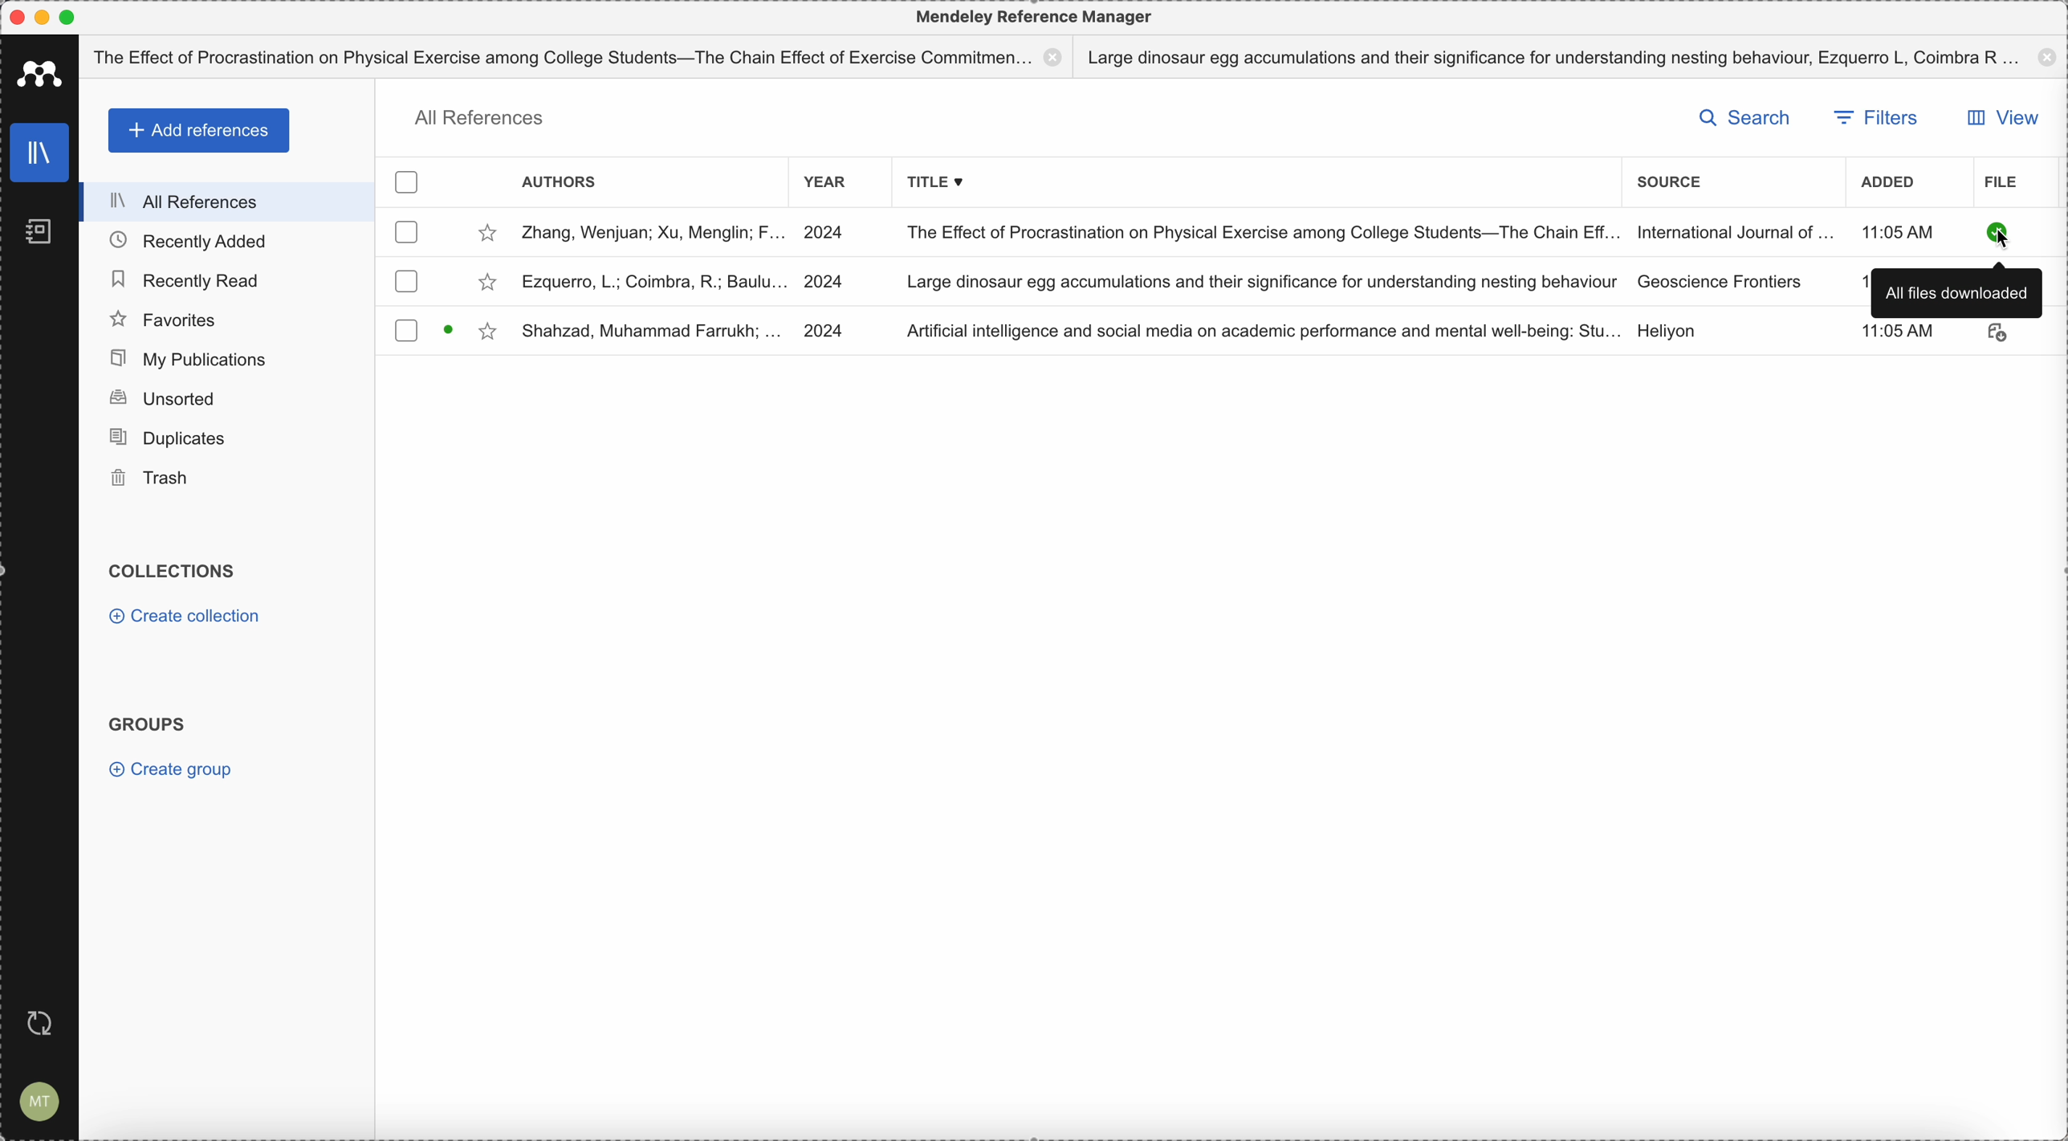 The image size is (2068, 1141). What do you see at coordinates (1262, 233) in the screenshot?
I see `The Effect of Procanist` at bounding box center [1262, 233].